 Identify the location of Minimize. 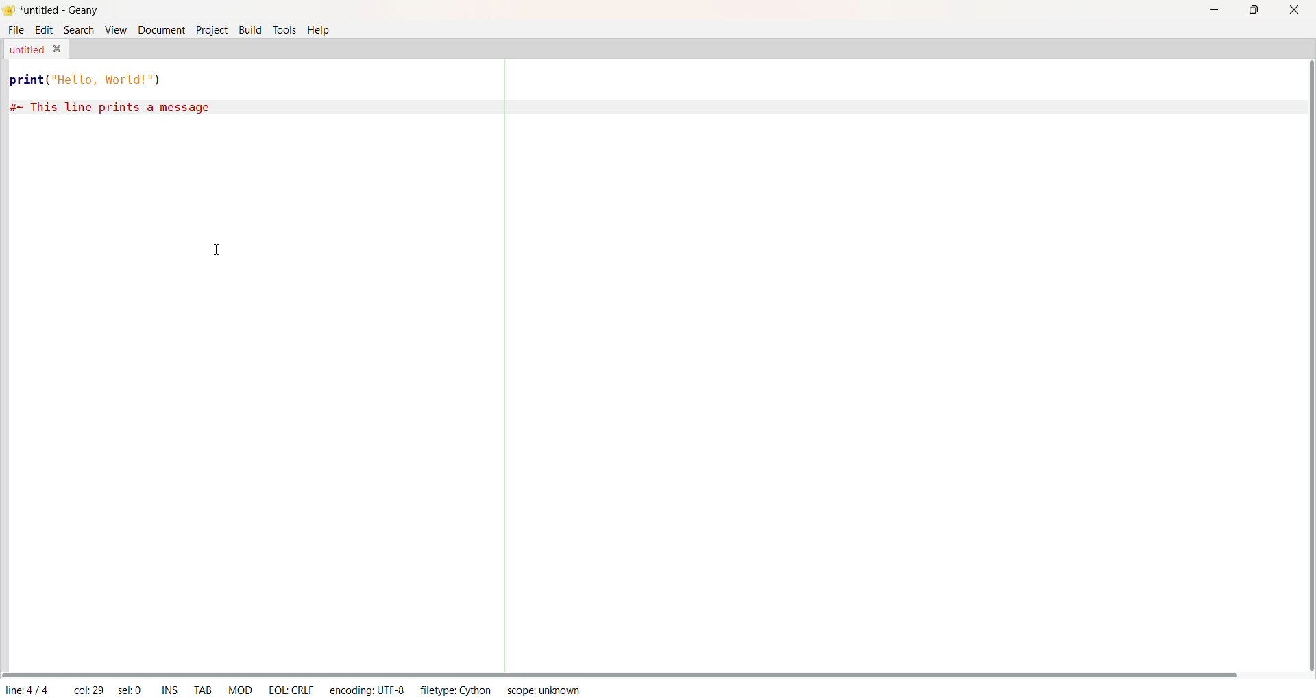
(1215, 8).